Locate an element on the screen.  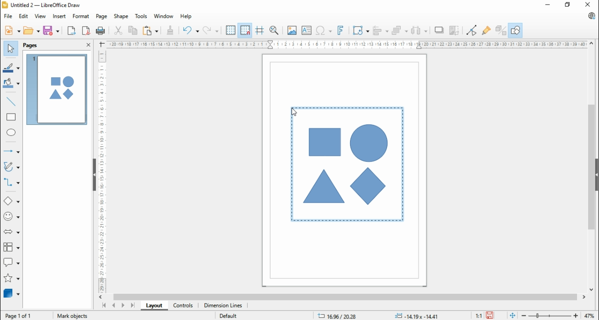
scroll bar is located at coordinates (344, 297).